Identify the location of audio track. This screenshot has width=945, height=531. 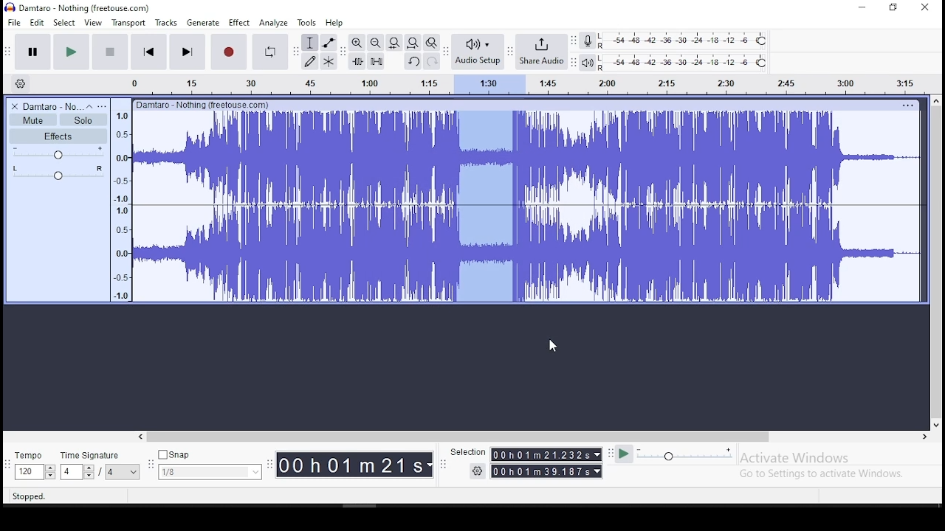
(525, 254).